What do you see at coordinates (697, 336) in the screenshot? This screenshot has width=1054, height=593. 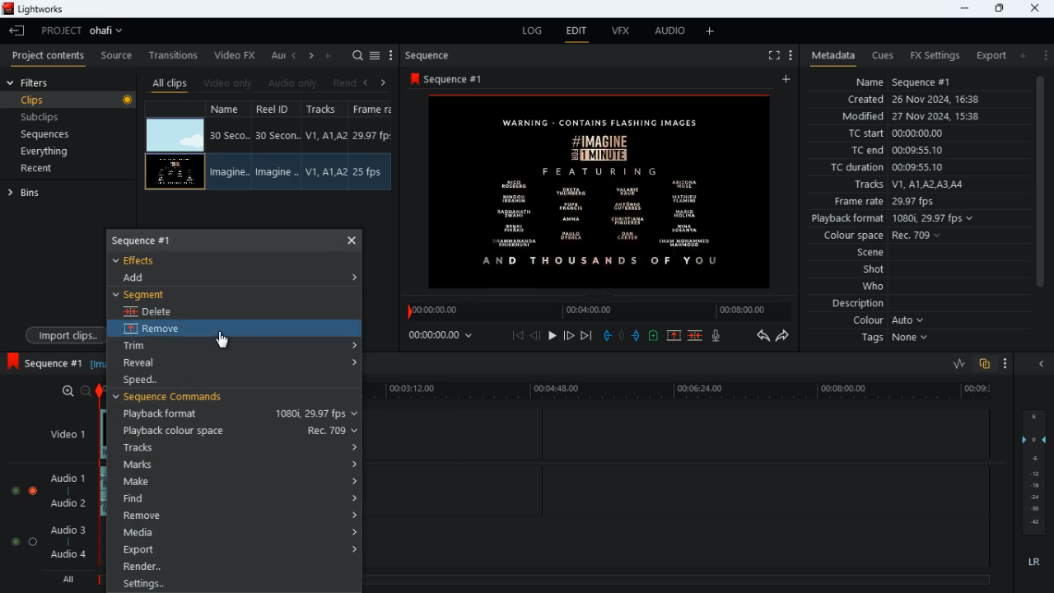 I see `merge` at bounding box center [697, 336].